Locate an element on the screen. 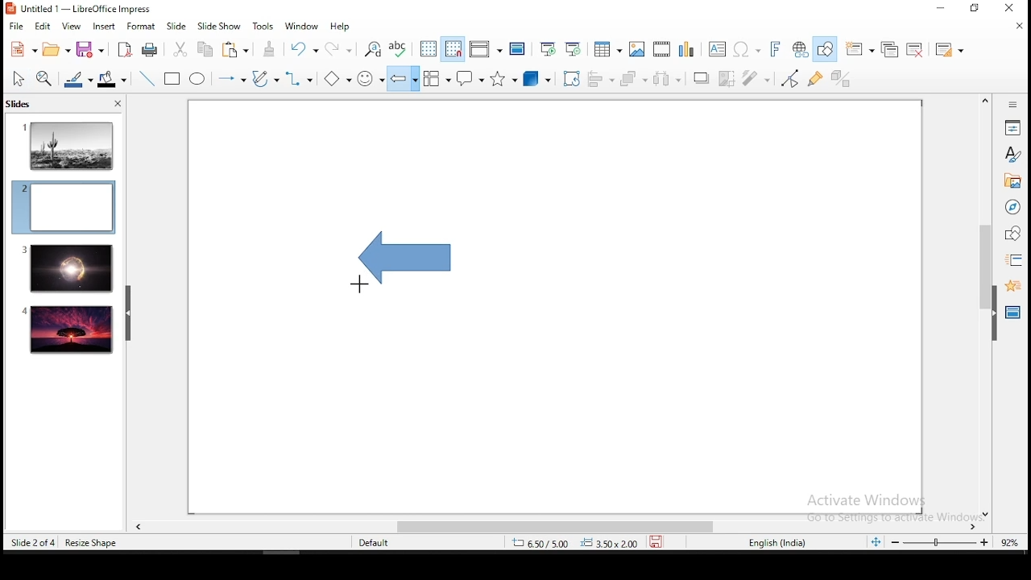 This screenshot has height=580, width=1031. view is located at coordinates (72, 26).